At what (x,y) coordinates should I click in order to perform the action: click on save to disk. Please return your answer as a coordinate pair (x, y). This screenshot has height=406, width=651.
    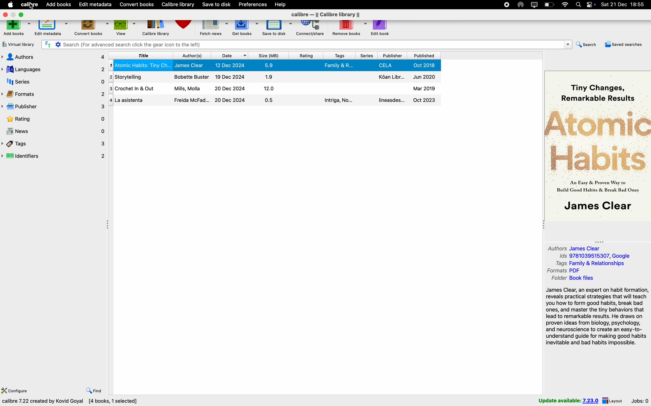
    Looking at the image, I should click on (277, 29).